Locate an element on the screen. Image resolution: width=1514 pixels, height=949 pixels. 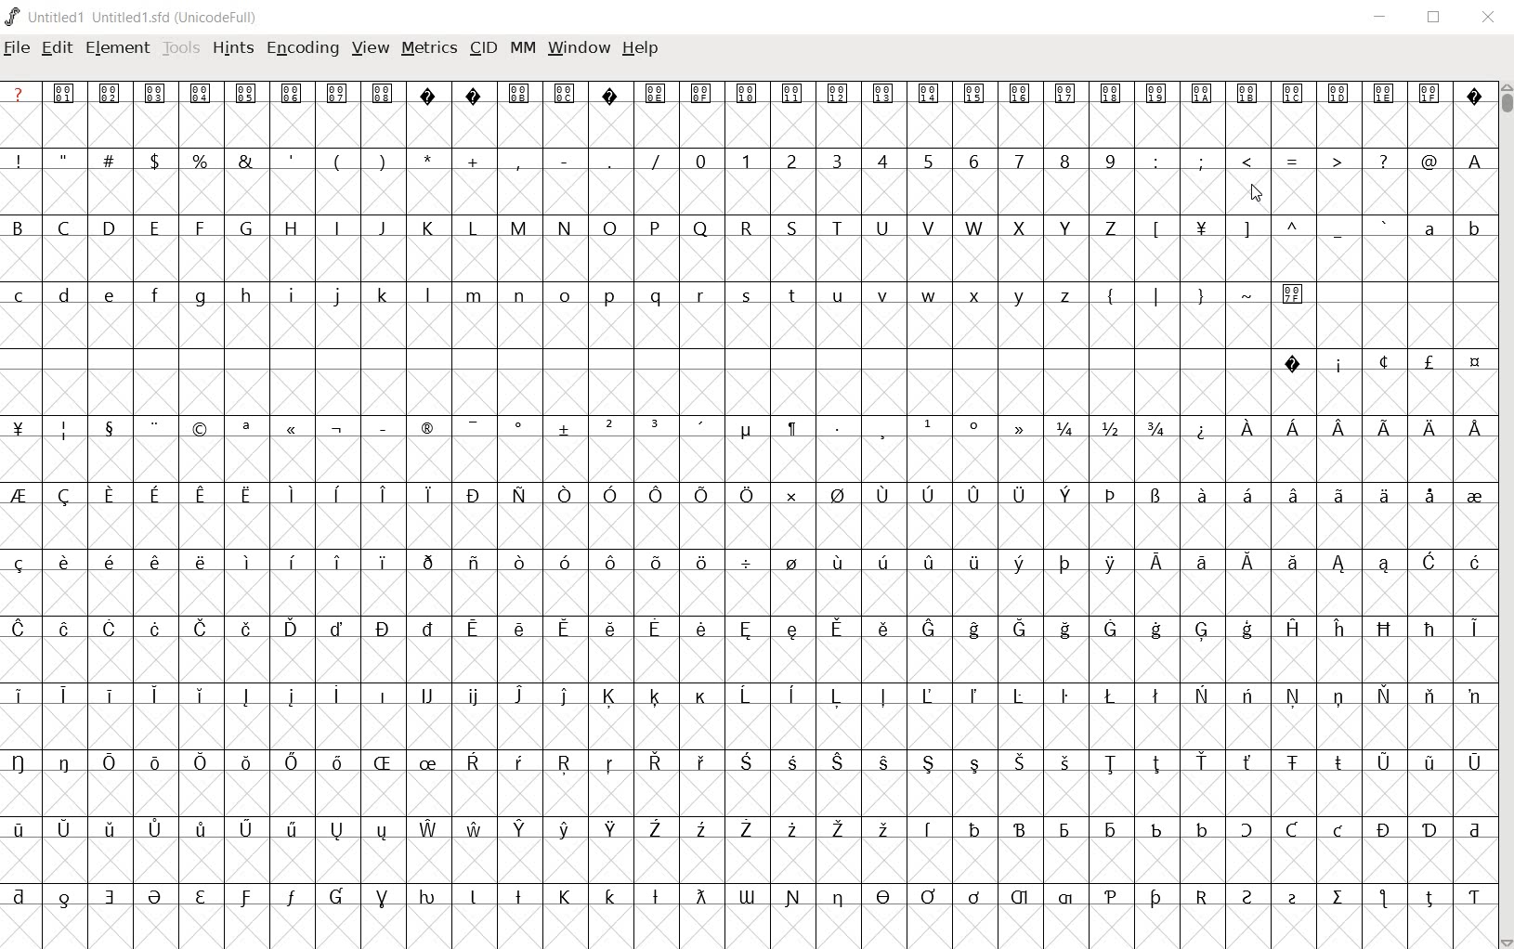
edit is located at coordinates (59, 50).